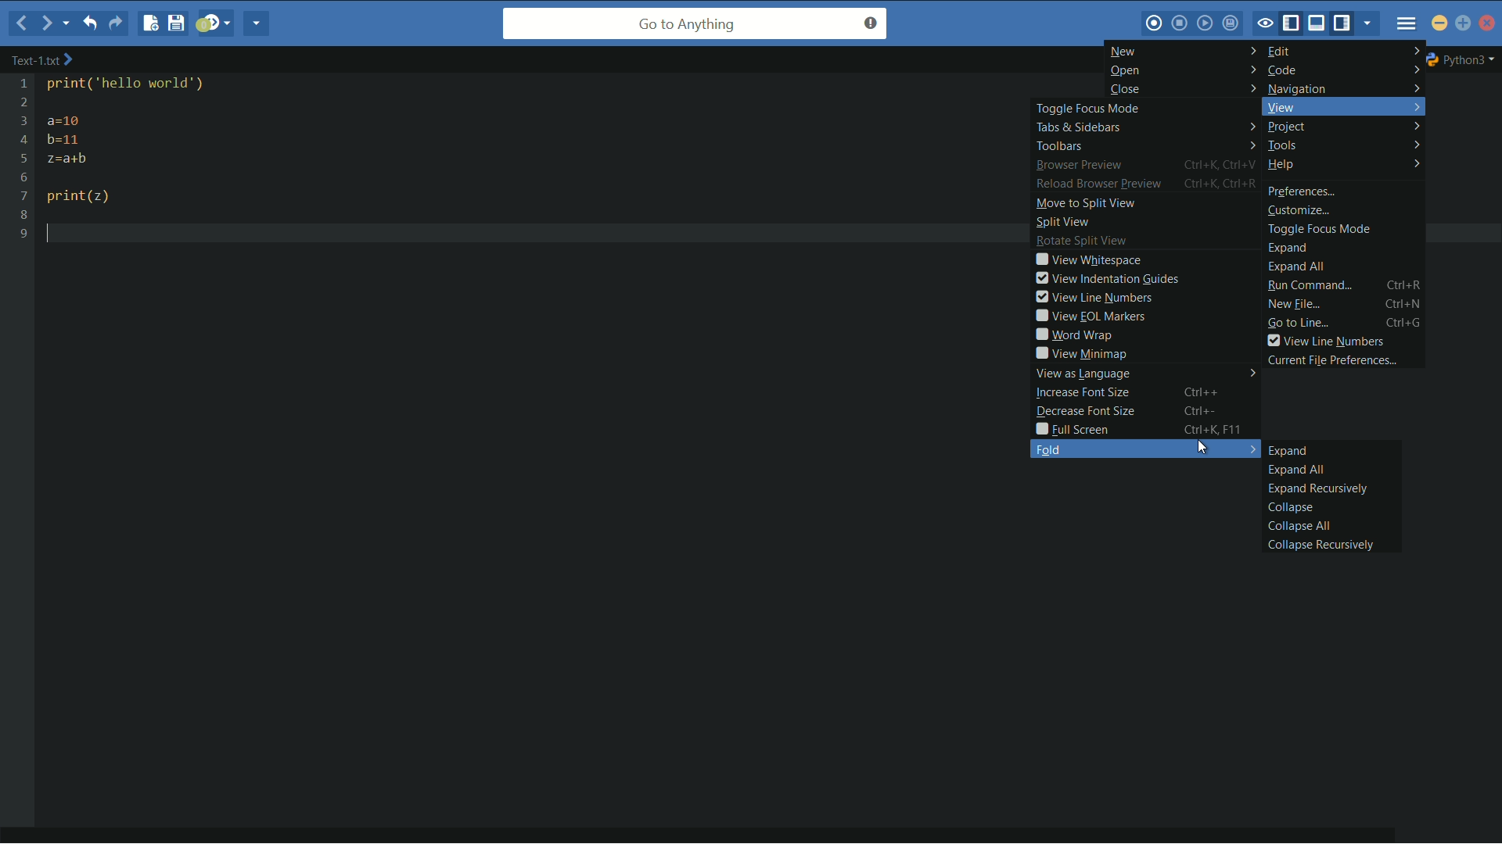  Describe the element at coordinates (117, 23) in the screenshot. I see `redo` at that location.